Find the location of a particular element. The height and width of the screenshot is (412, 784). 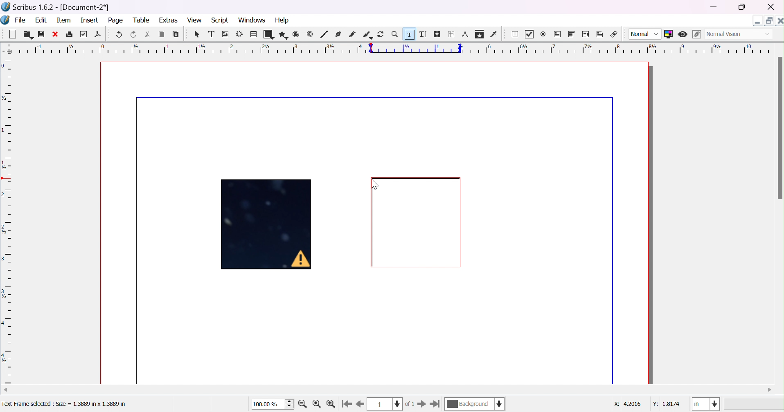

bezier curve is located at coordinates (339, 34).